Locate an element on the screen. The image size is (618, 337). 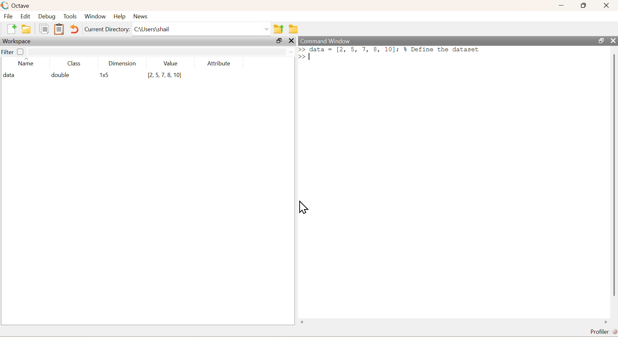
Undo  is located at coordinates (74, 29).